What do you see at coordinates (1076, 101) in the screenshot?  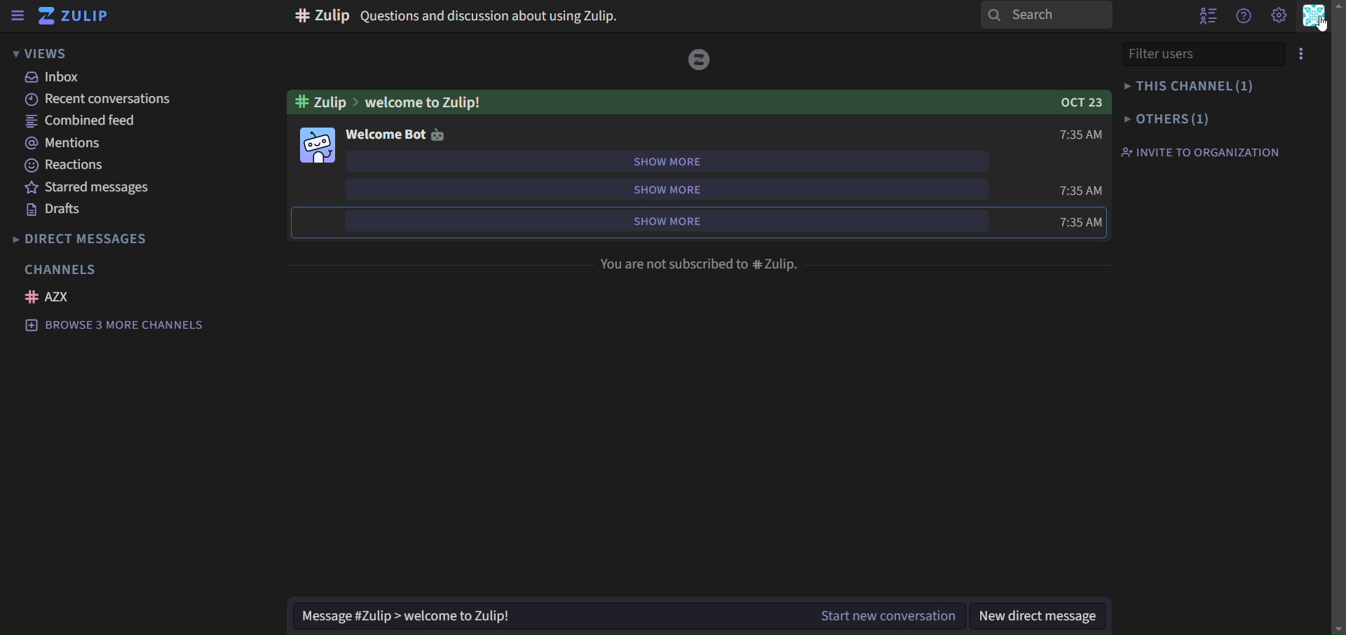 I see `OCT 23` at bounding box center [1076, 101].